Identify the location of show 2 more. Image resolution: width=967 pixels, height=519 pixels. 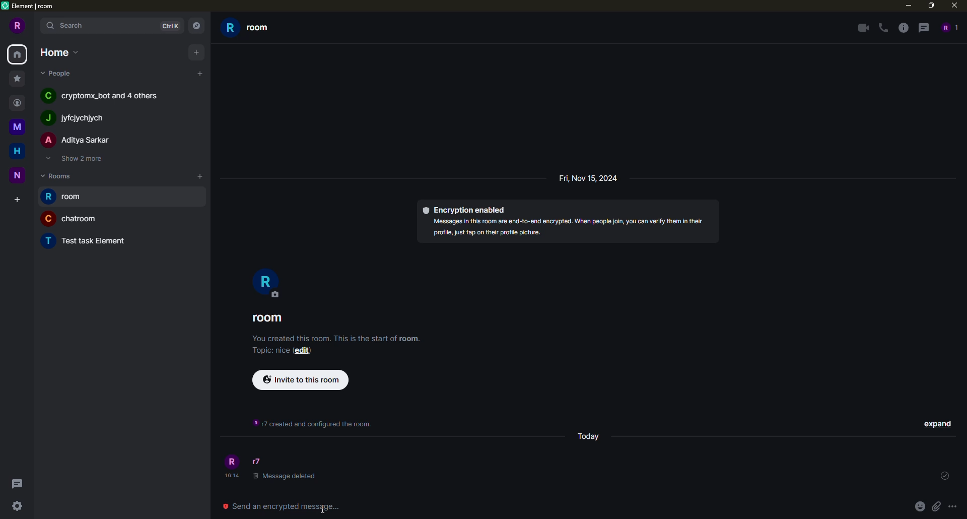
(79, 159).